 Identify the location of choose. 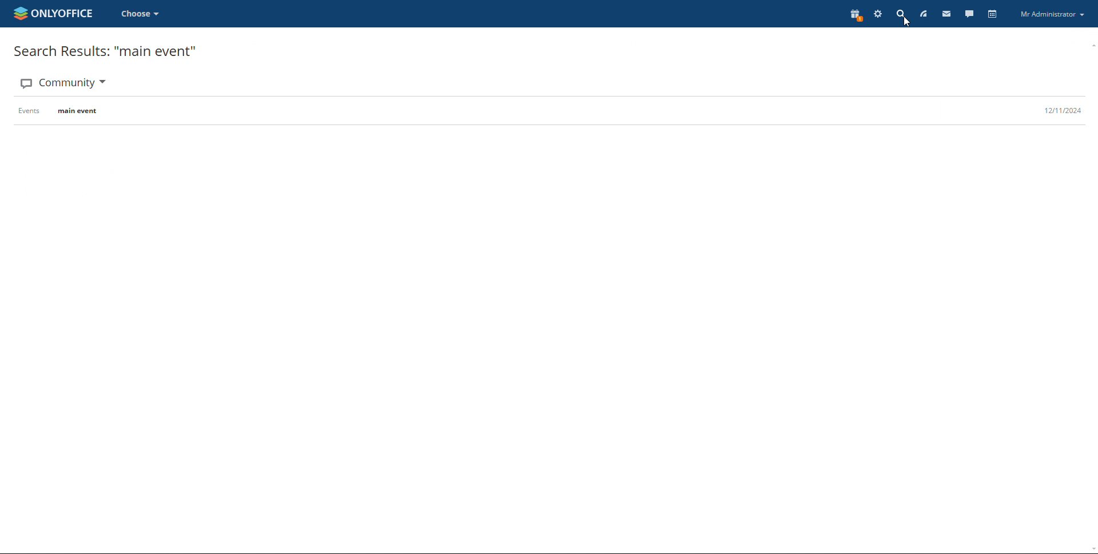
(140, 14).